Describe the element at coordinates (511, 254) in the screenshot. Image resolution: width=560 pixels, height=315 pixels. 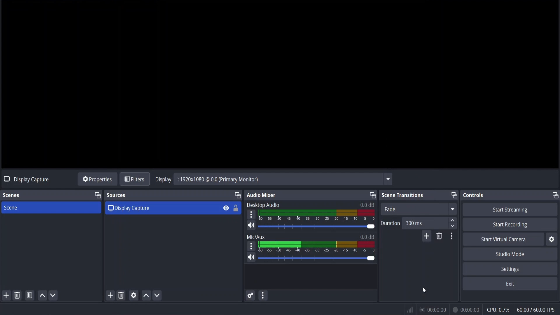
I see `studio mode` at that location.